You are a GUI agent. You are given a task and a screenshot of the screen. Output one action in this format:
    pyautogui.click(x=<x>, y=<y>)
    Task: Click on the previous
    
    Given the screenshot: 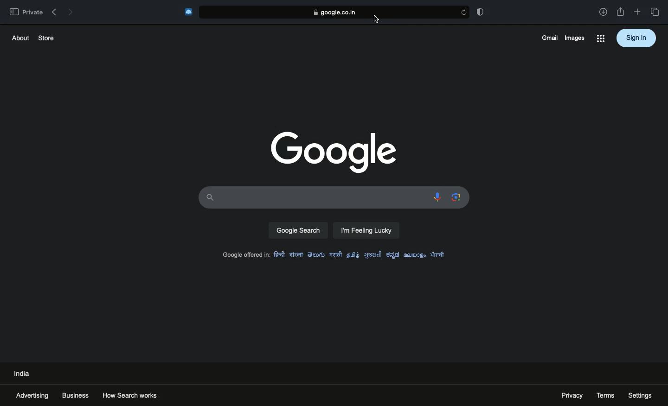 What is the action you would take?
    pyautogui.click(x=54, y=10)
    